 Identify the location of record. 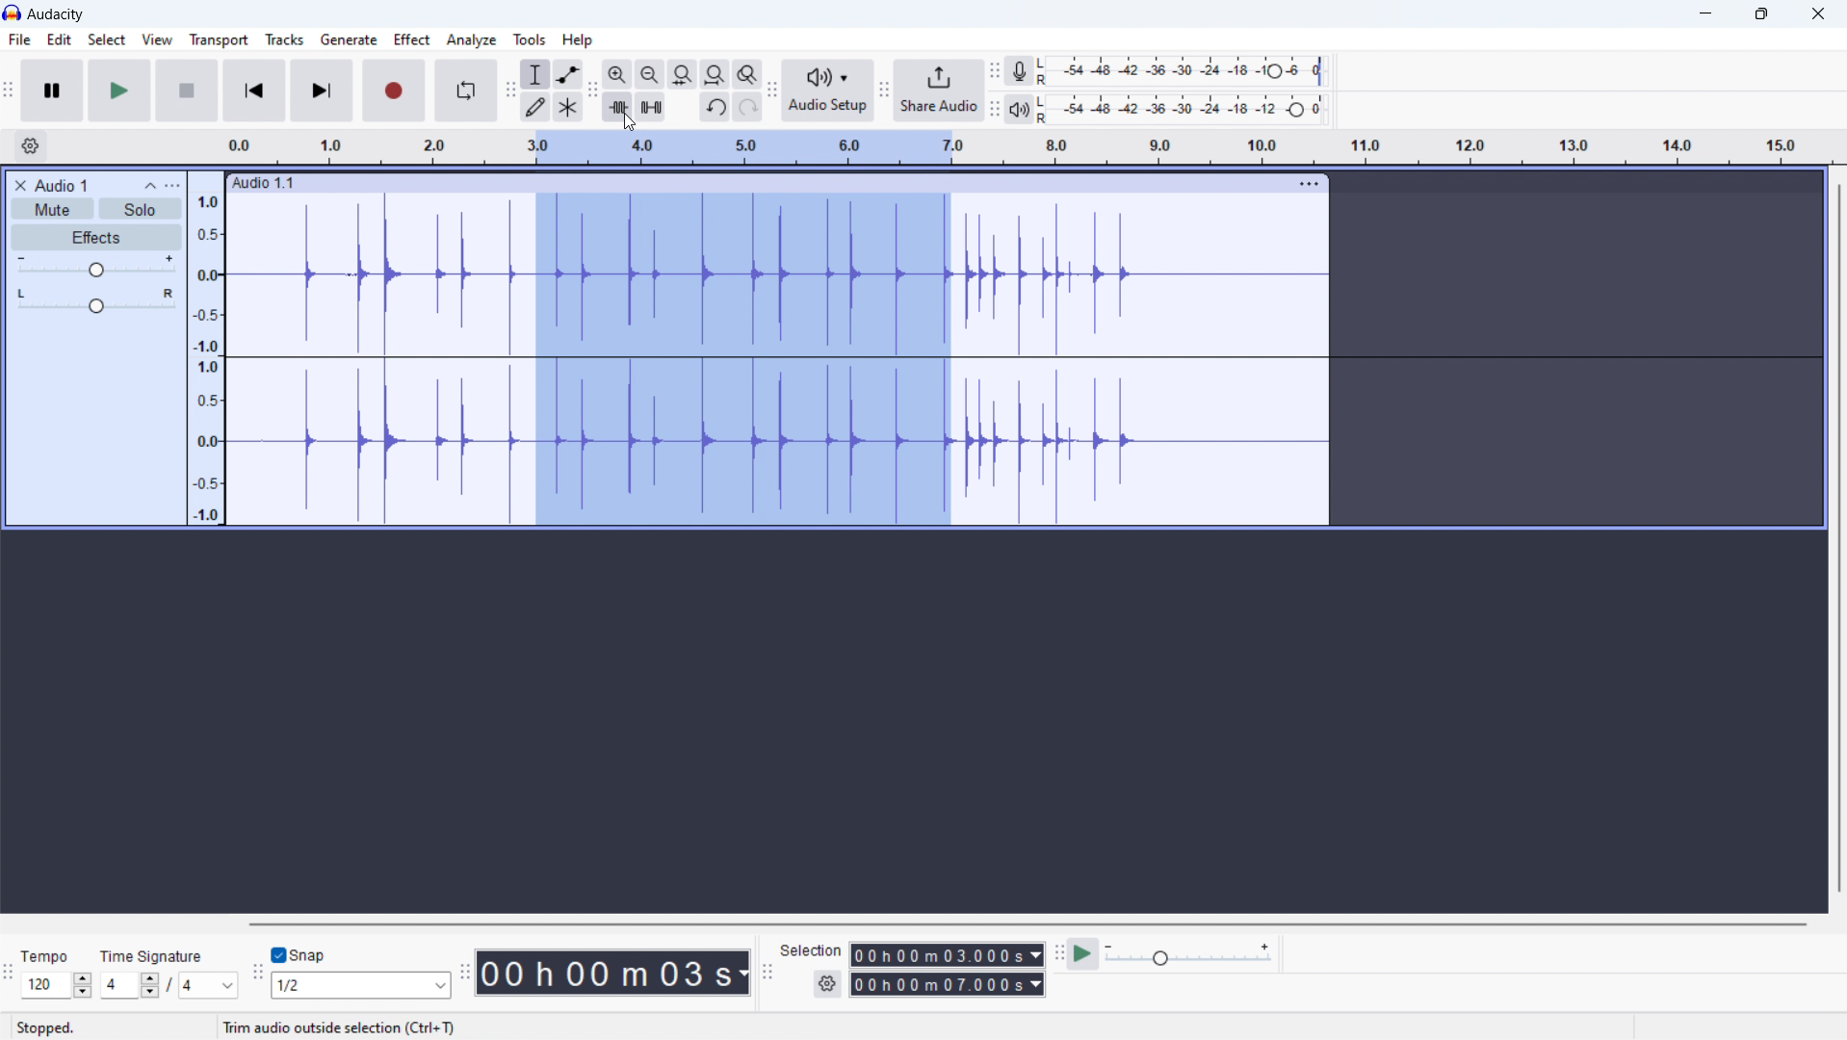
(394, 91).